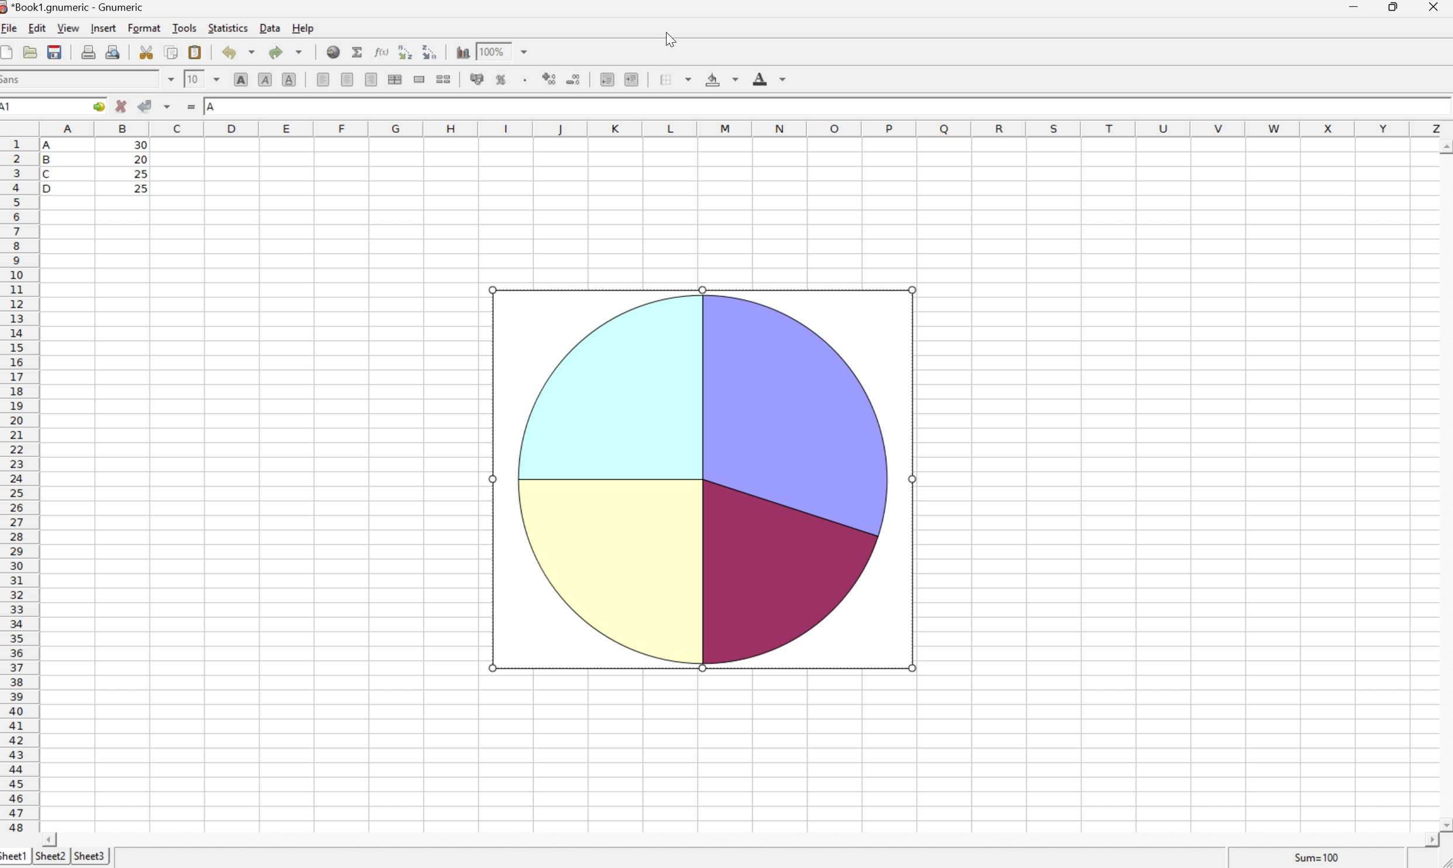  Describe the element at coordinates (383, 51) in the screenshot. I see `Edit function in current cell` at that location.